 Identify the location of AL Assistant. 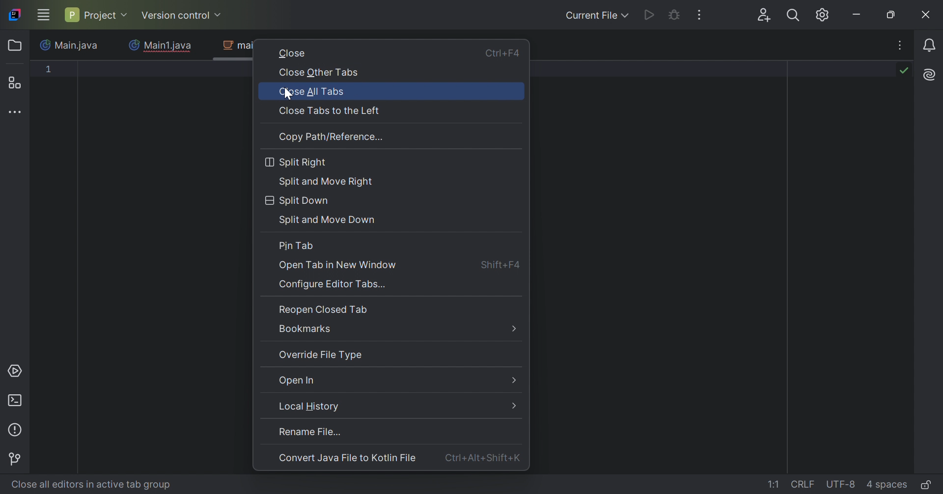
(931, 75).